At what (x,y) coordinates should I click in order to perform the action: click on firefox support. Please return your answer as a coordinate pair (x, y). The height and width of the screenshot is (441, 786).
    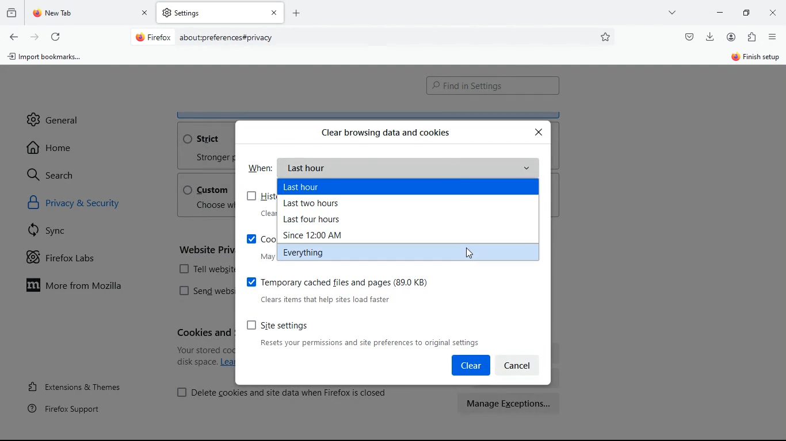
    Looking at the image, I should click on (71, 408).